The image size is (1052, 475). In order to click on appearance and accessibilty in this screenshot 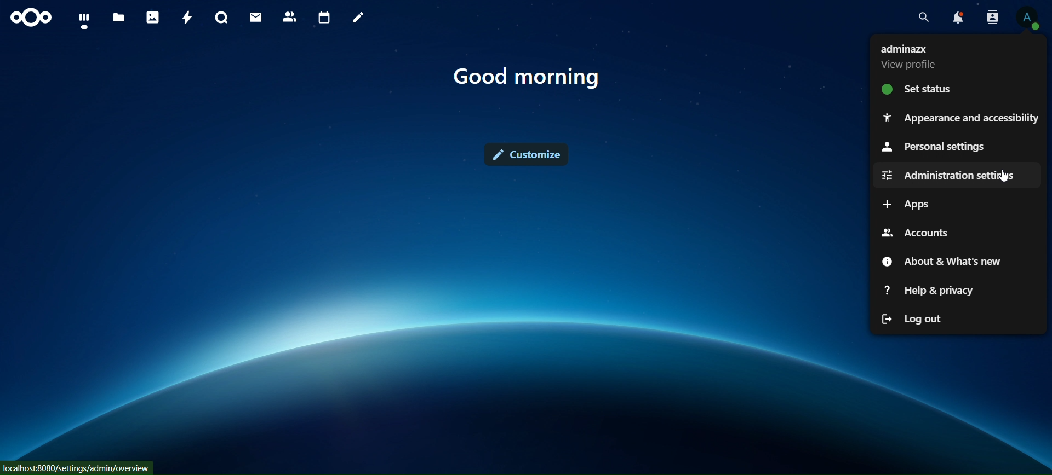, I will do `click(954, 118)`.